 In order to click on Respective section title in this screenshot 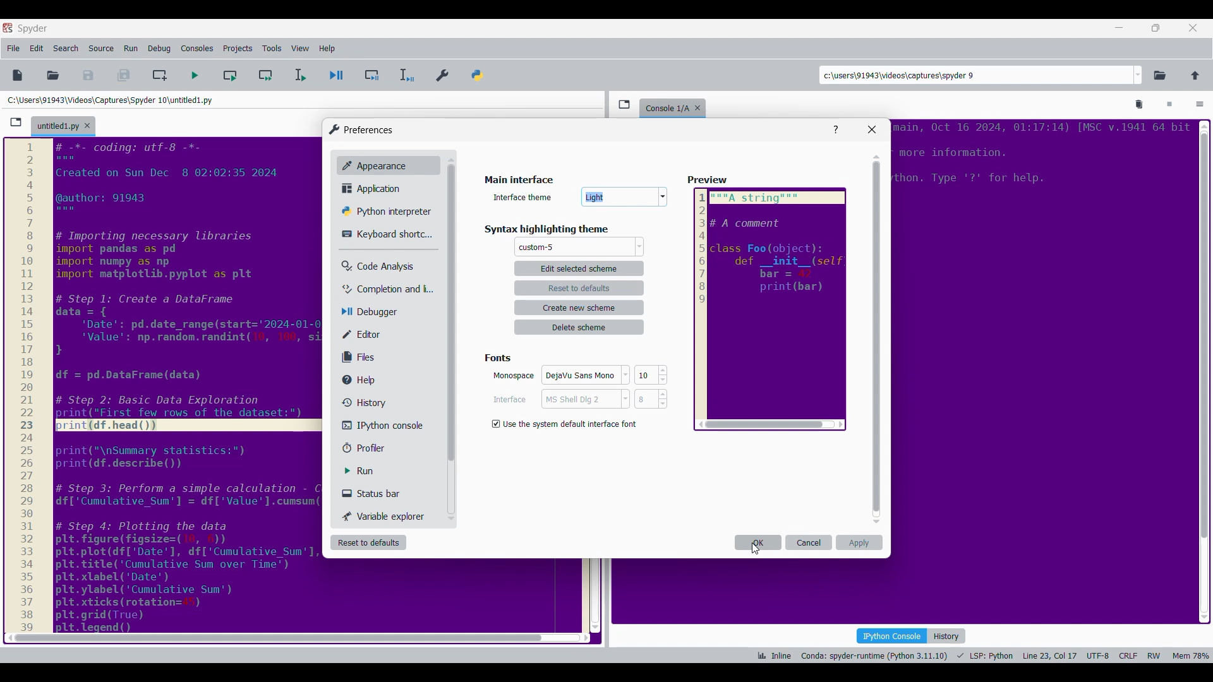, I will do `click(556, 230)`.